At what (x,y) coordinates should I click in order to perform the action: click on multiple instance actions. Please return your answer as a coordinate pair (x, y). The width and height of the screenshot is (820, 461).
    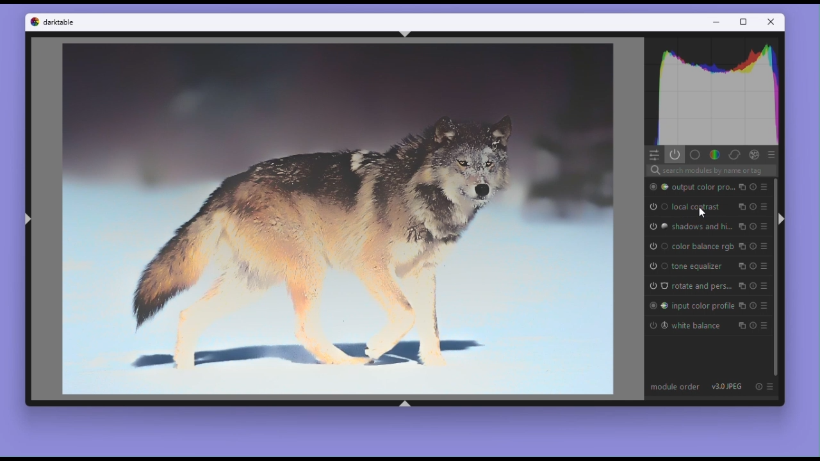
    Looking at the image, I should click on (742, 207).